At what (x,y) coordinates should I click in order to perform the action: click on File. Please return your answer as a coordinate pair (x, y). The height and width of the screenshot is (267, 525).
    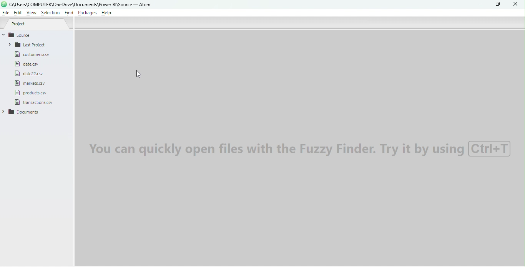
    Looking at the image, I should click on (35, 102).